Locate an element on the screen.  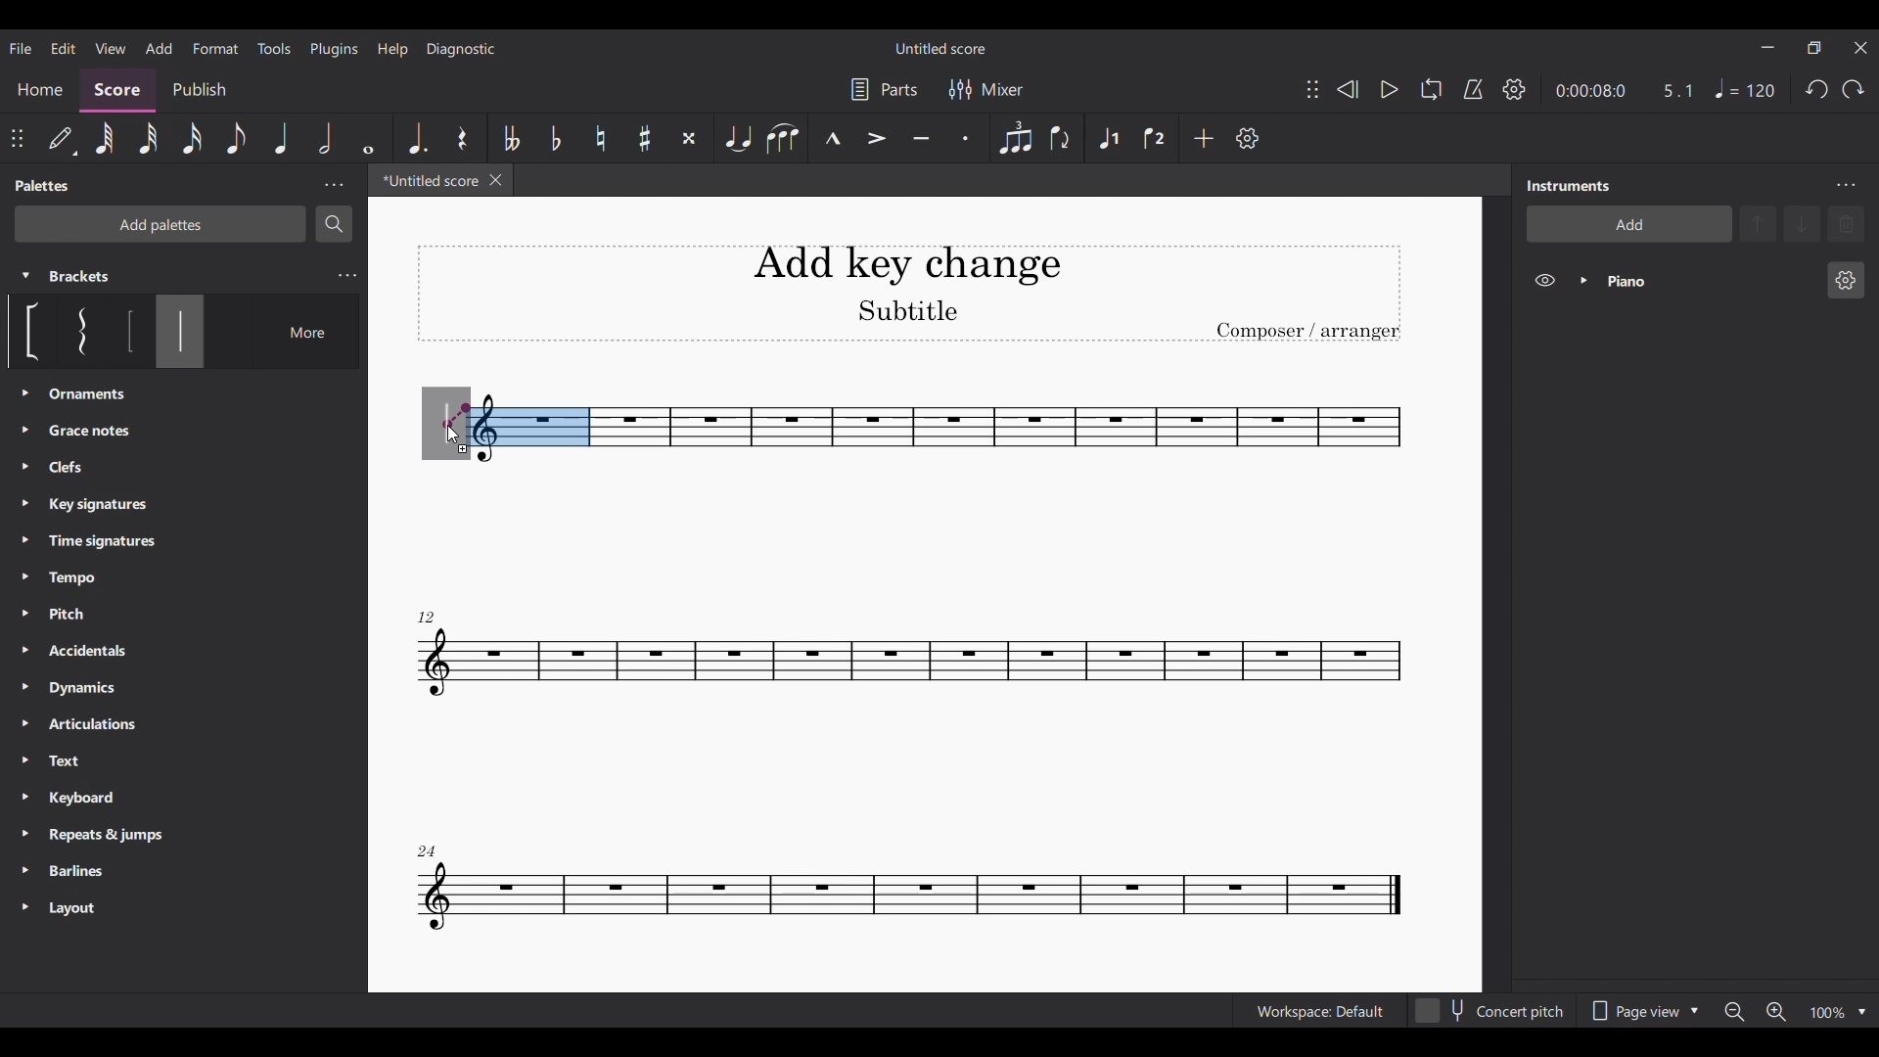
Close interface is located at coordinates (1859, 48).